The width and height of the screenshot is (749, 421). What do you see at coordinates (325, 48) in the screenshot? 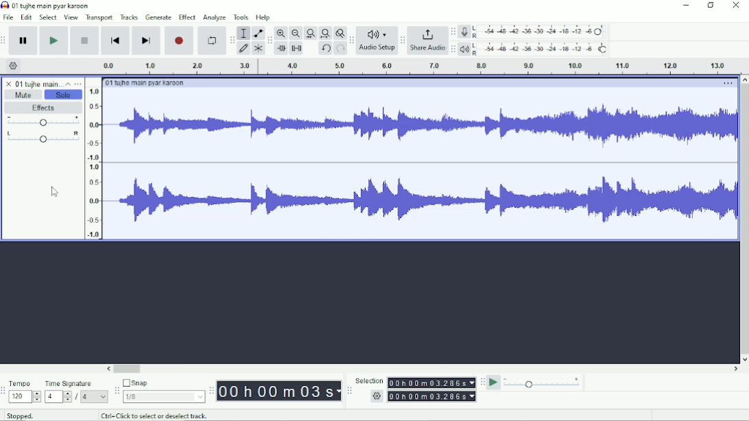
I see `Undo` at bounding box center [325, 48].